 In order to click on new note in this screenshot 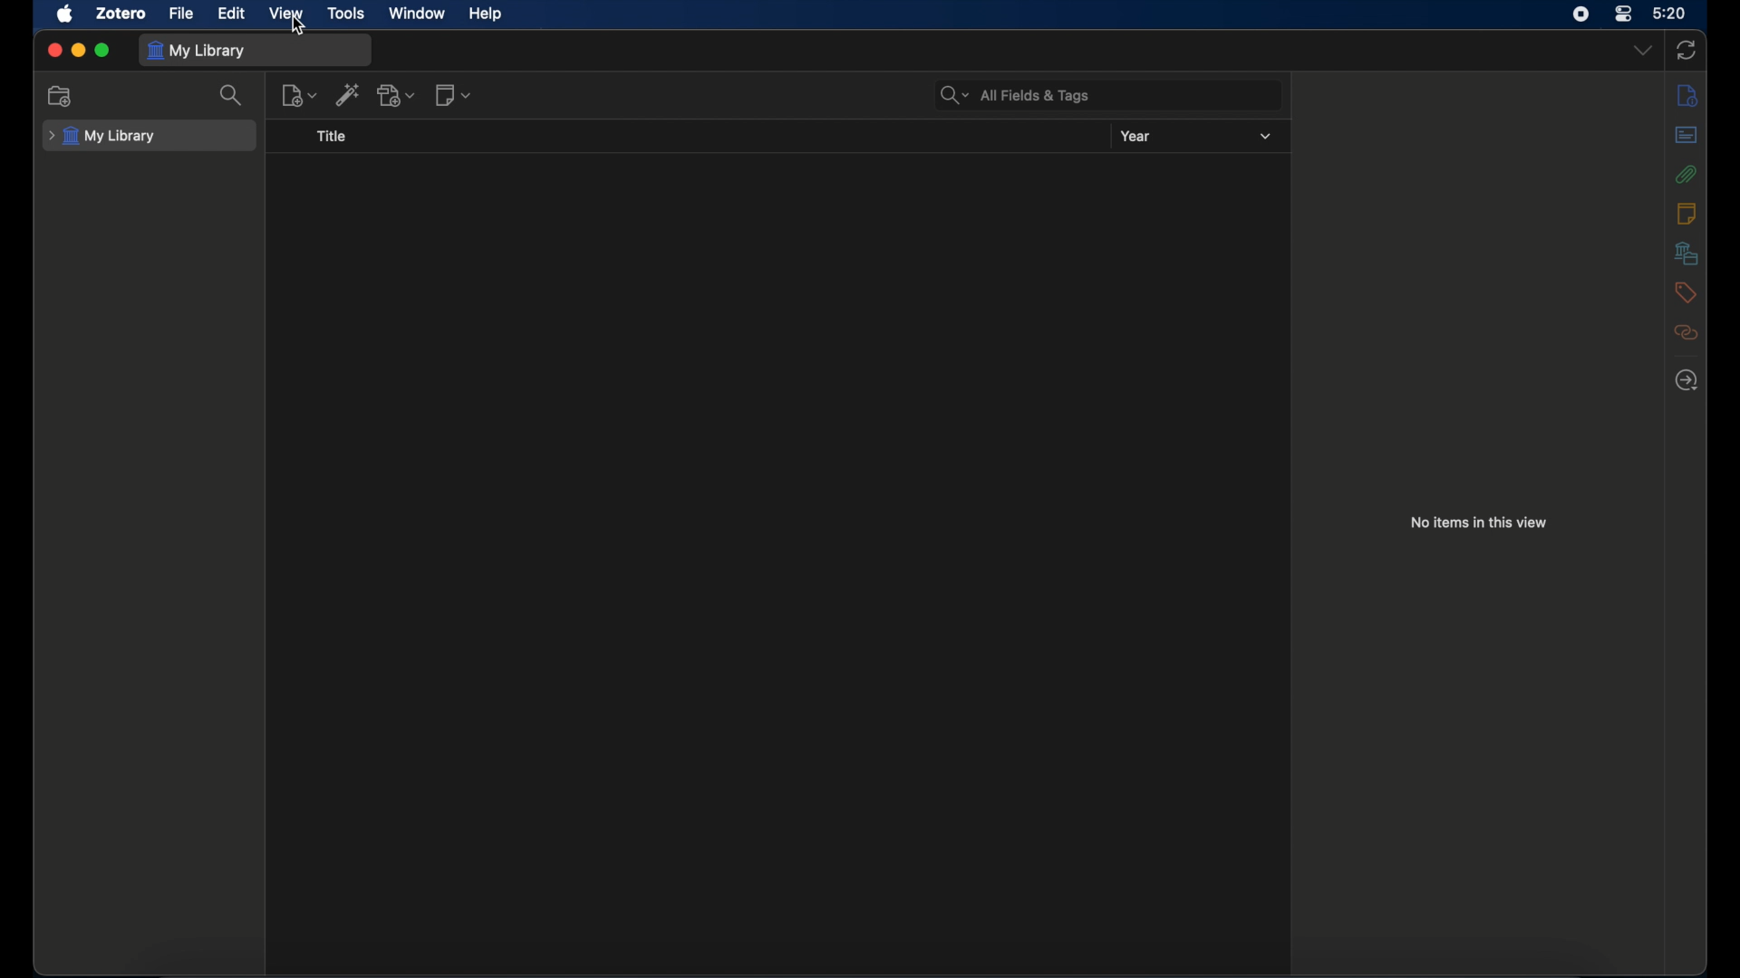, I will do `click(453, 95)`.